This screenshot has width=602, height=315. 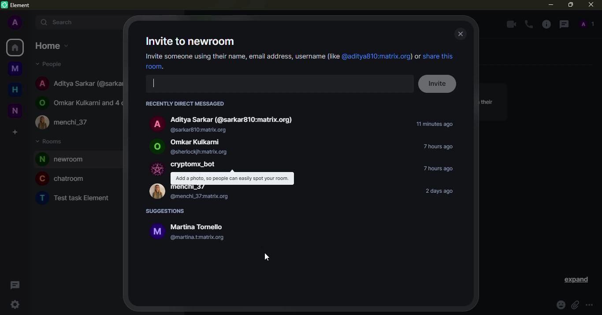 What do you see at coordinates (438, 83) in the screenshot?
I see `invite` at bounding box center [438, 83].